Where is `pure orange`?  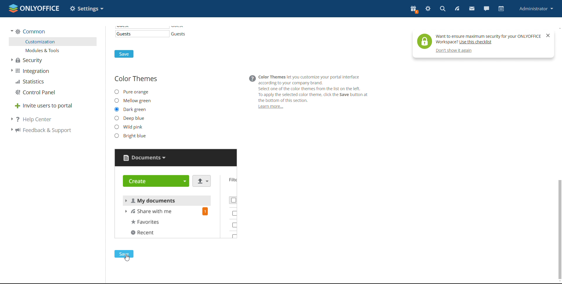 pure orange is located at coordinates (132, 92).